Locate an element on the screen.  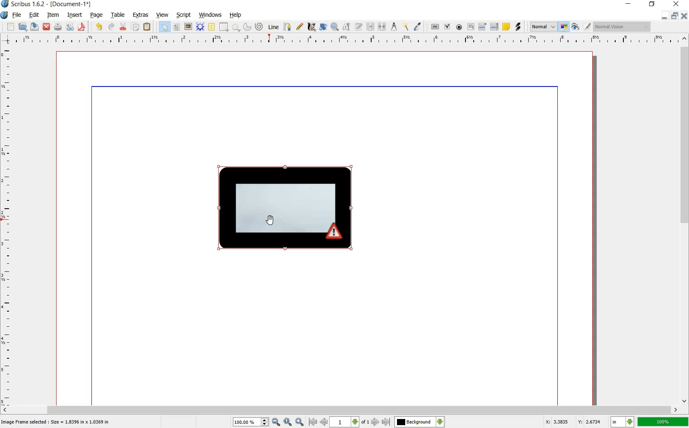
select all is located at coordinates (164, 27).